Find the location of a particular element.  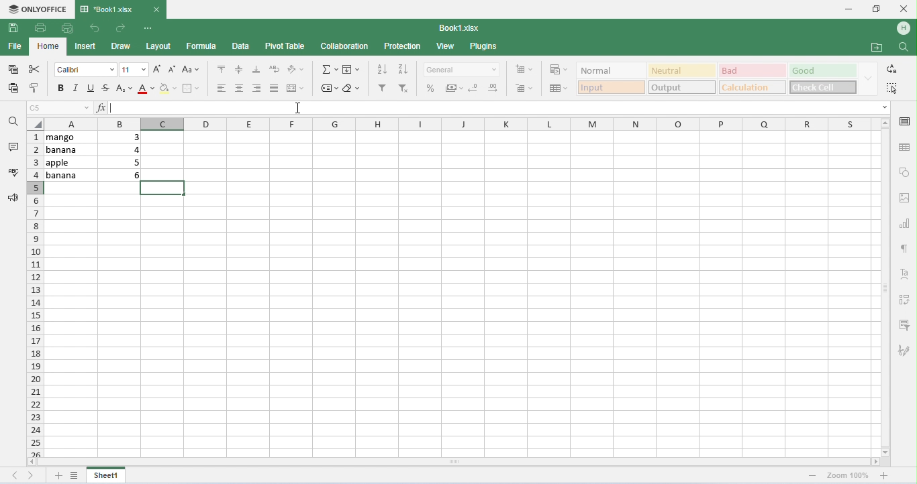

horizontal scroll bar is located at coordinates (452, 461).